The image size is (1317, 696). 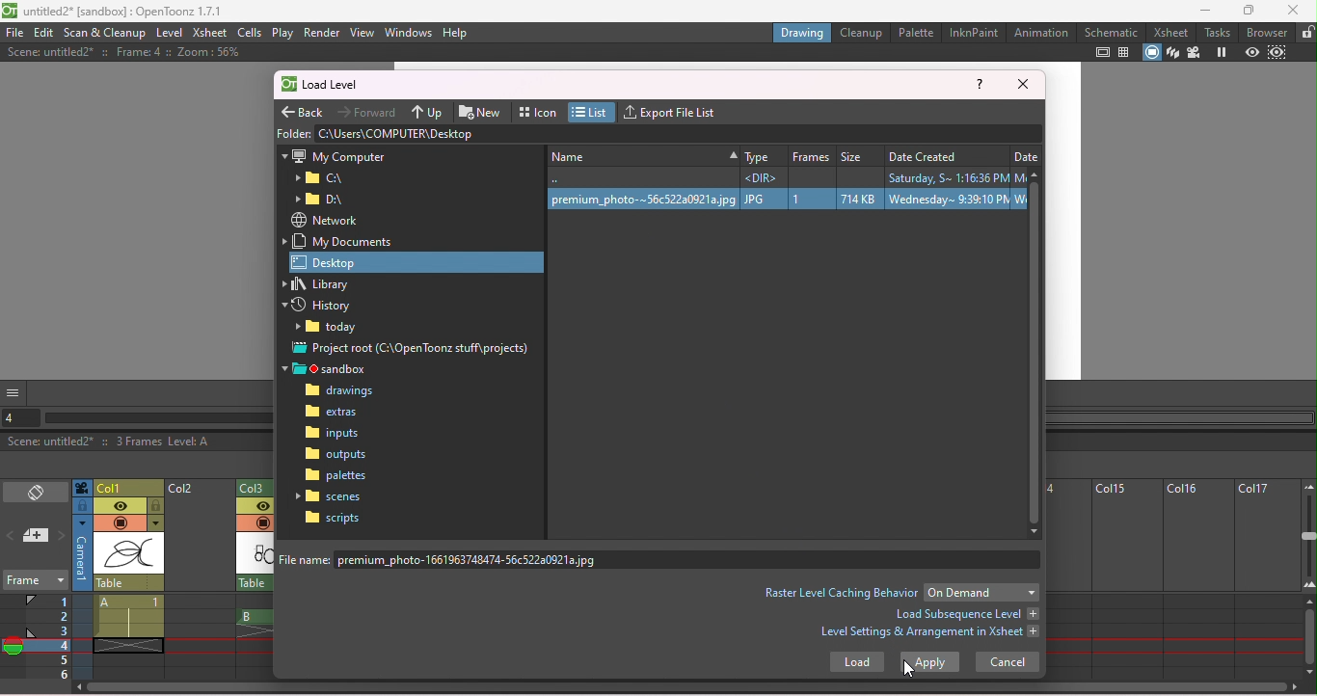 What do you see at coordinates (363, 32) in the screenshot?
I see `View` at bounding box center [363, 32].